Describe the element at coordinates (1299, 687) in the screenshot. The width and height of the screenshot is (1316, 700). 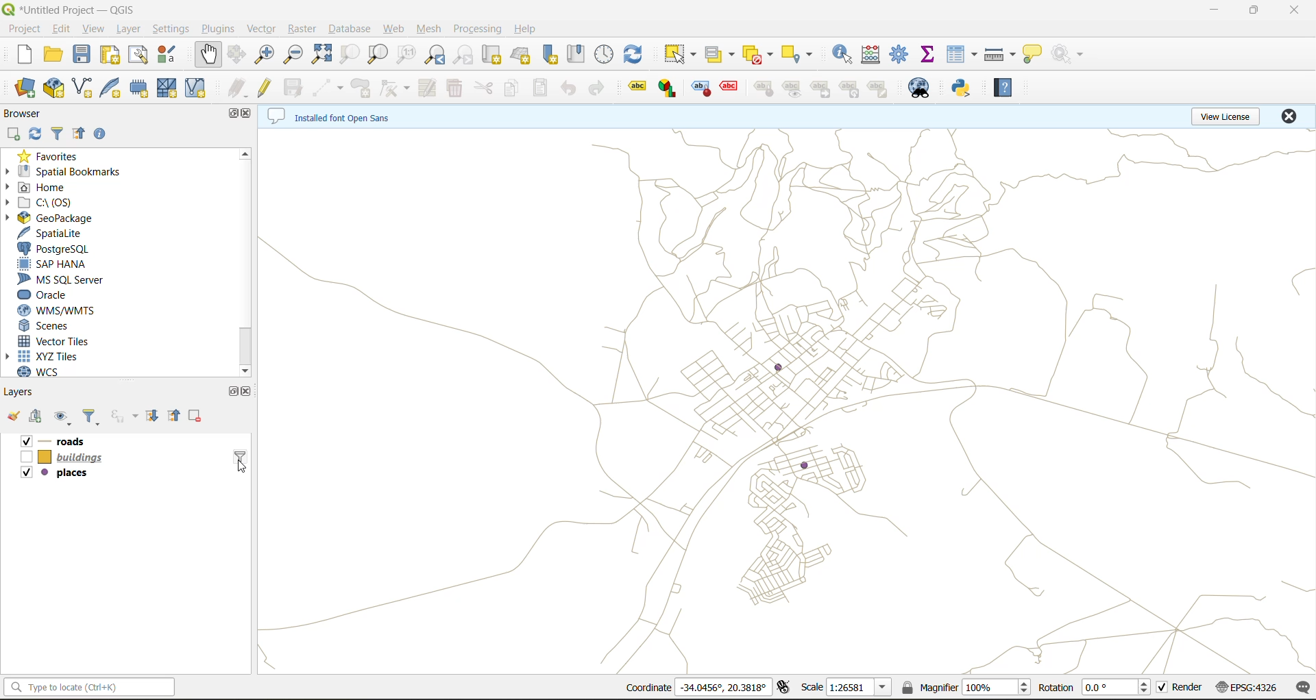
I see `log messages` at that location.